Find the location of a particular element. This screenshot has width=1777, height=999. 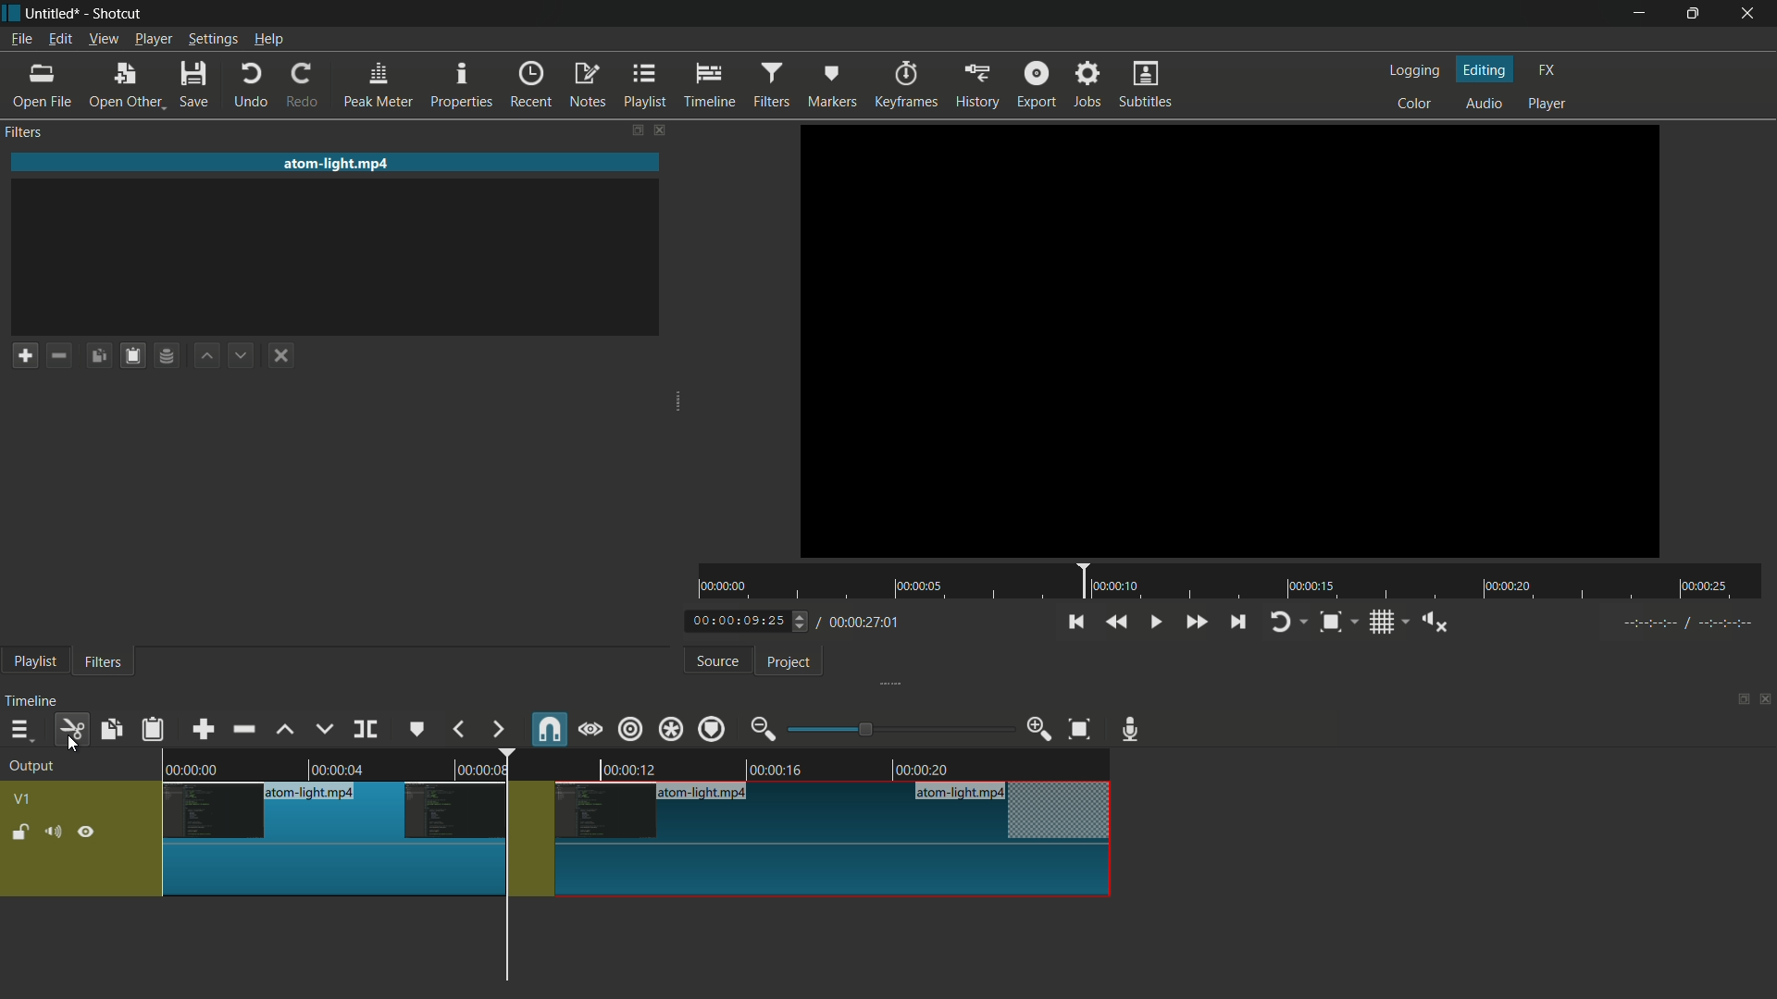

timeline menu is located at coordinates (19, 729).